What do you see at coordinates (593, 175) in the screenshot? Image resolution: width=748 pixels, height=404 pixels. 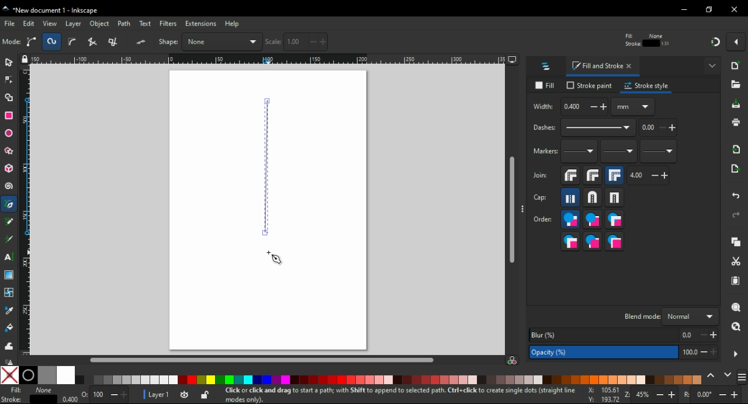 I see `round` at bounding box center [593, 175].